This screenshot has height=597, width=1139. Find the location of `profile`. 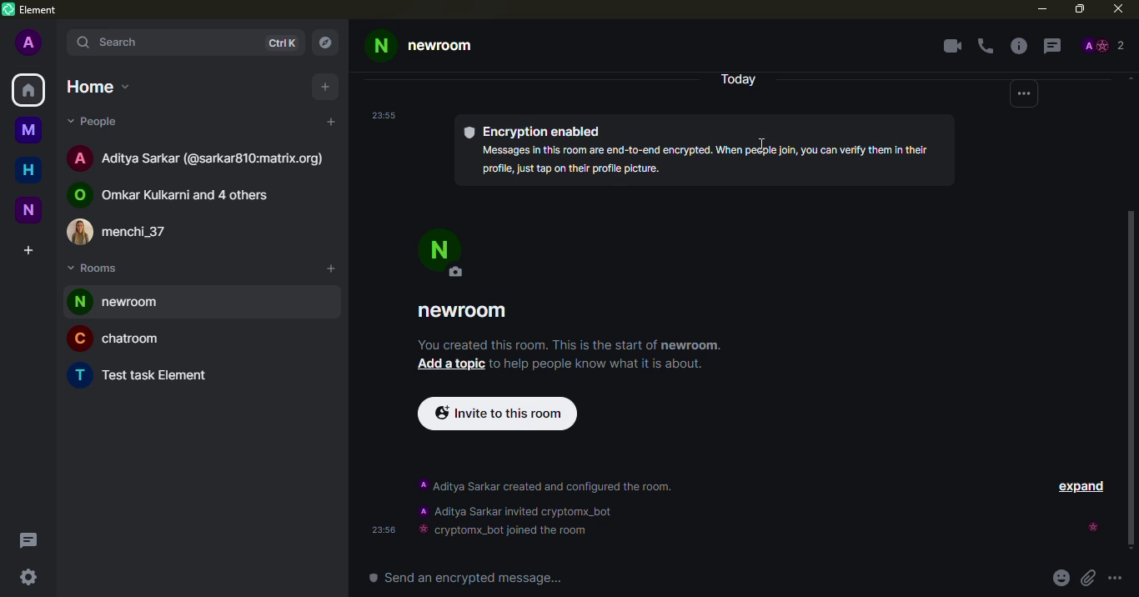

profile is located at coordinates (31, 44).